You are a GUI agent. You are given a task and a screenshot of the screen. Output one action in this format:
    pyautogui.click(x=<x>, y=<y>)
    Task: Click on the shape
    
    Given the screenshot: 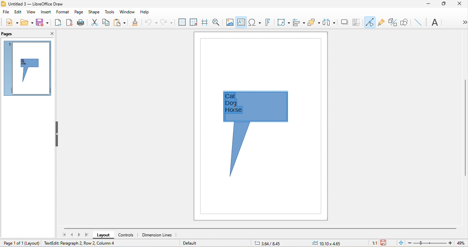 What is the action you would take?
    pyautogui.click(x=95, y=12)
    